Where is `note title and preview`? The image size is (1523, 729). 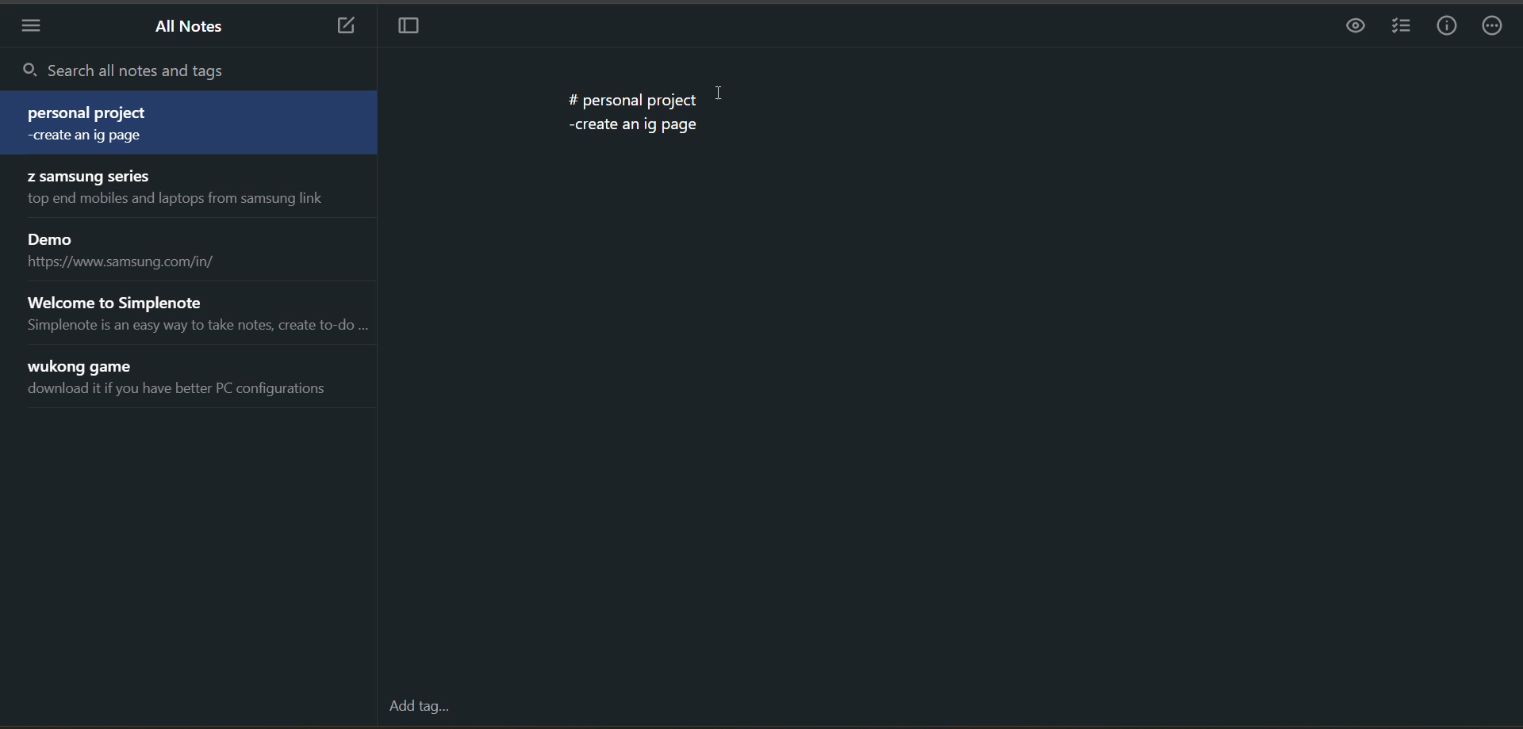
note title and preview is located at coordinates (198, 314).